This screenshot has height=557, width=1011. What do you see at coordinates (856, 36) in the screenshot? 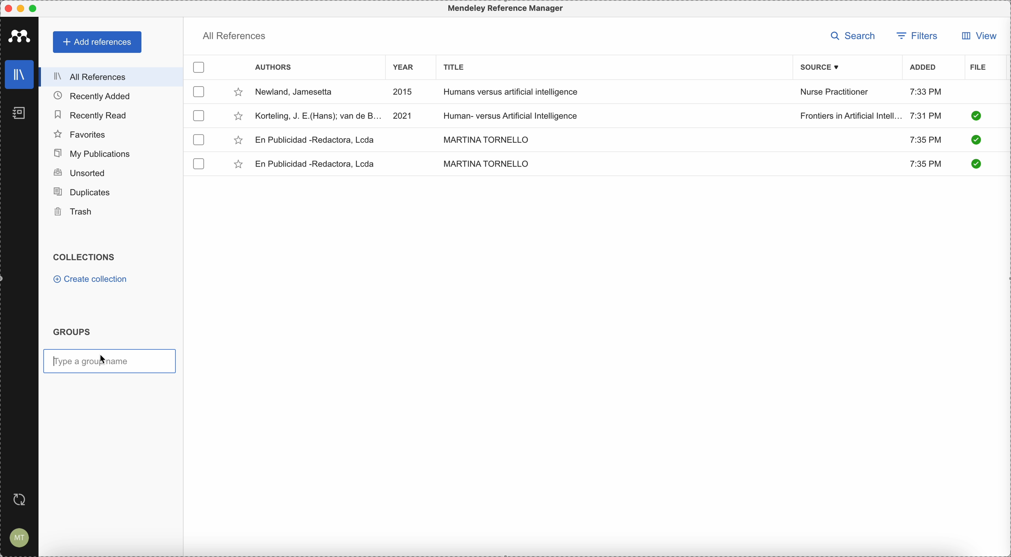
I see `search` at bounding box center [856, 36].